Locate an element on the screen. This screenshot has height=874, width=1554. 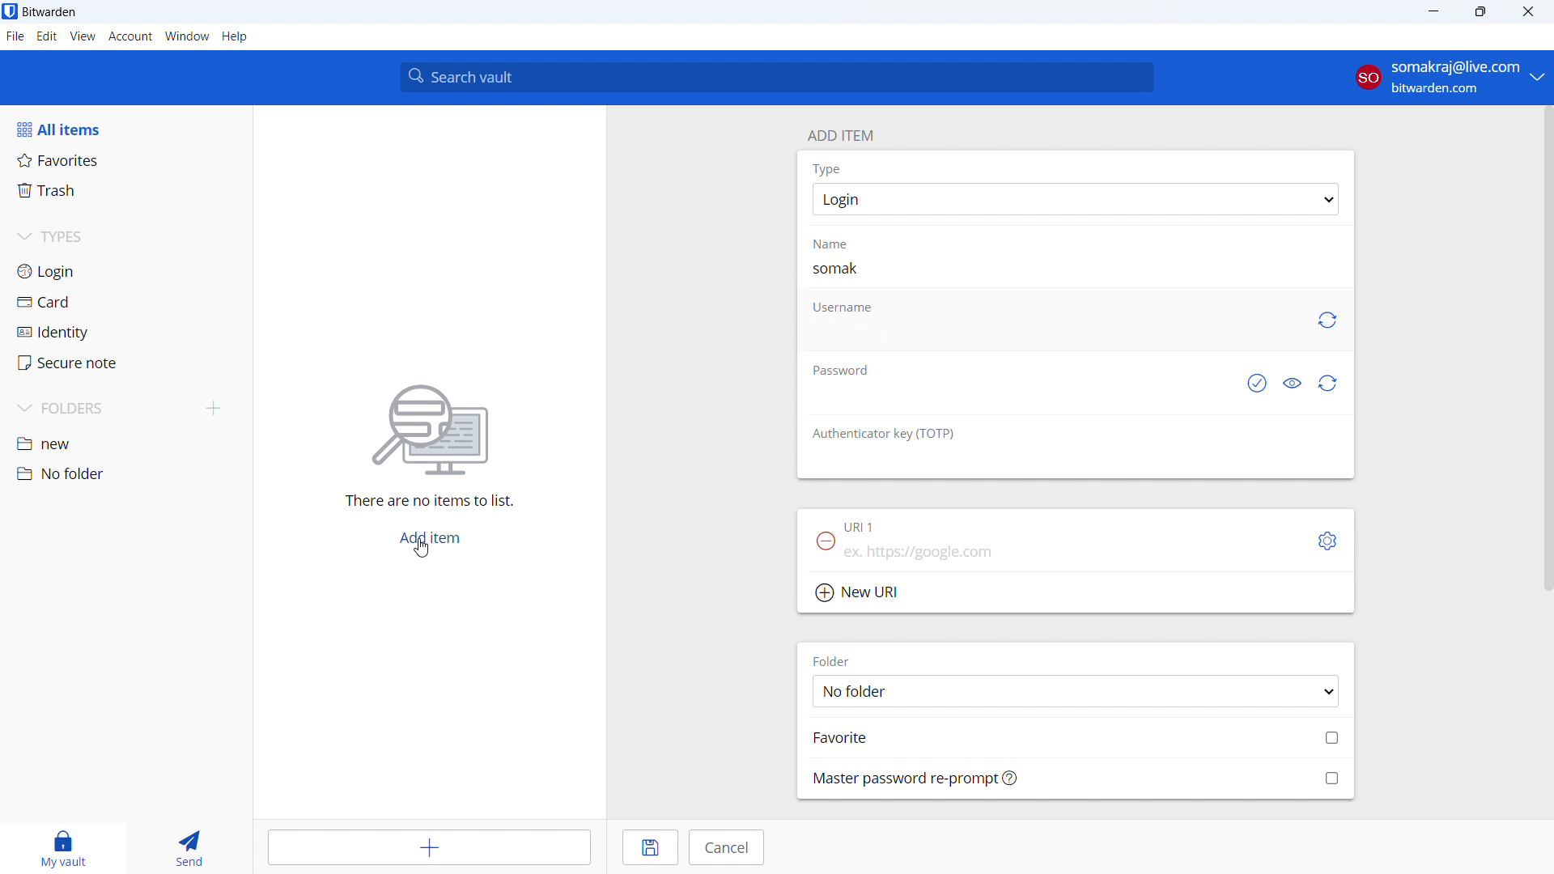
view is located at coordinates (83, 36).